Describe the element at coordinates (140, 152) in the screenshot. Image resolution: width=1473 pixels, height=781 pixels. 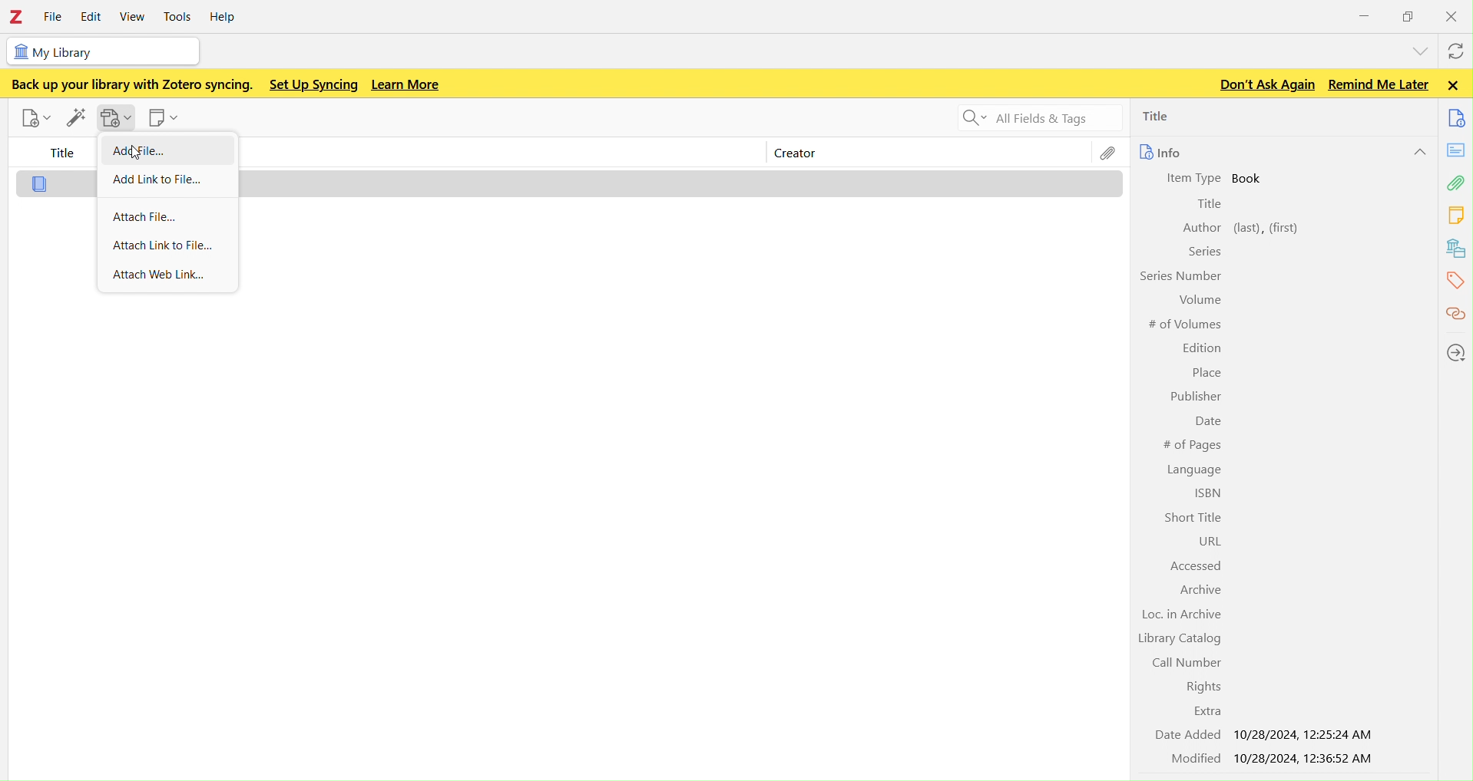
I see `add file` at that location.